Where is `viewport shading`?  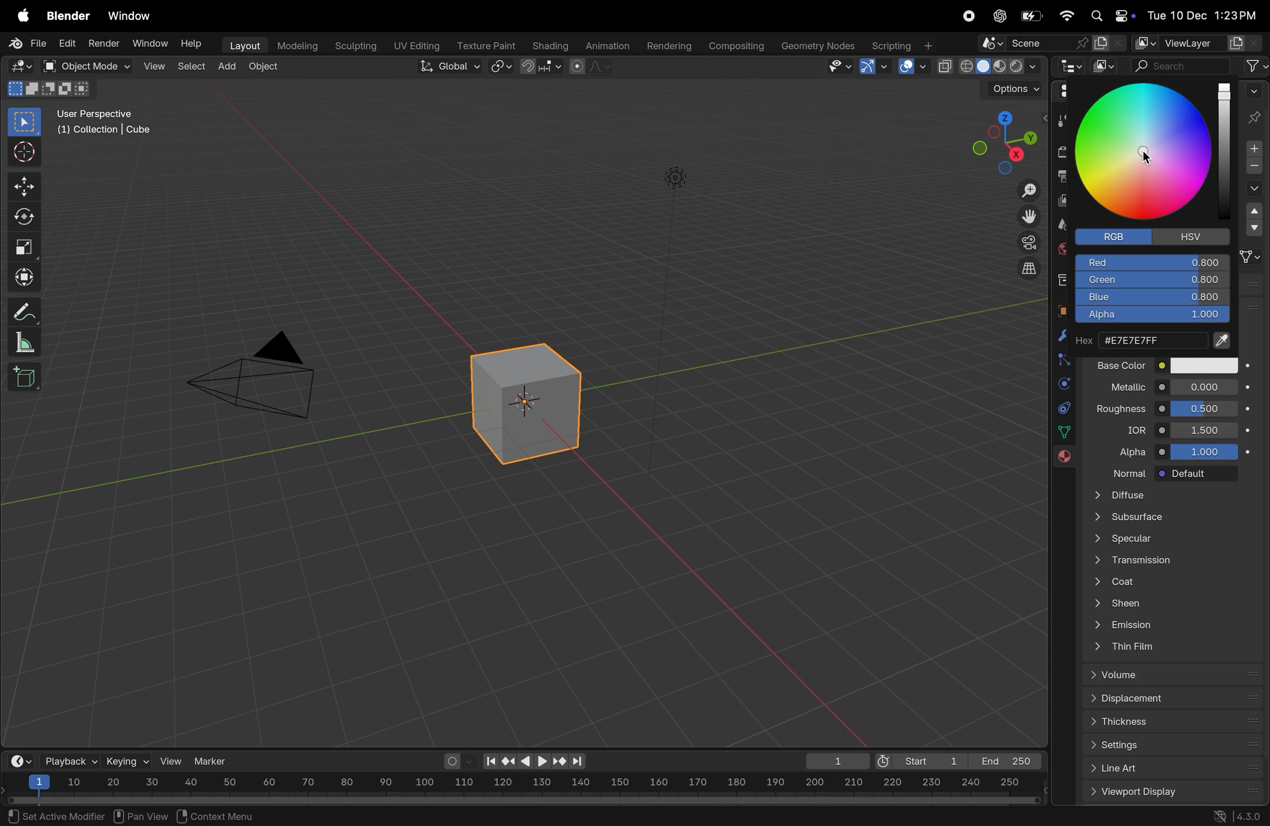 viewport shading is located at coordinates (988, 63).